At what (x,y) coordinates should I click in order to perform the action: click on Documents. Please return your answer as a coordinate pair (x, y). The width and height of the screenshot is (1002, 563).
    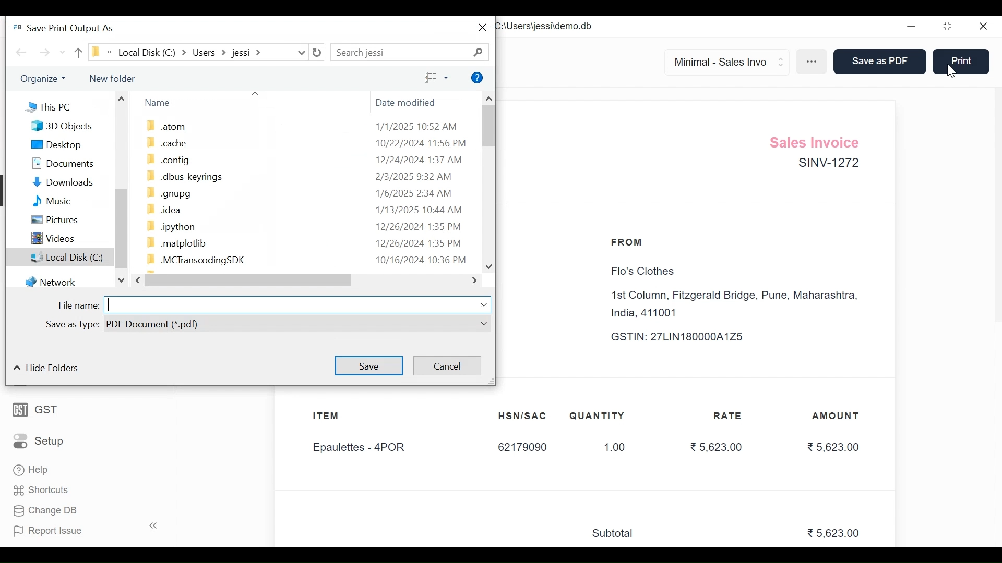
    Looking at the image, I should click on (56, 162).